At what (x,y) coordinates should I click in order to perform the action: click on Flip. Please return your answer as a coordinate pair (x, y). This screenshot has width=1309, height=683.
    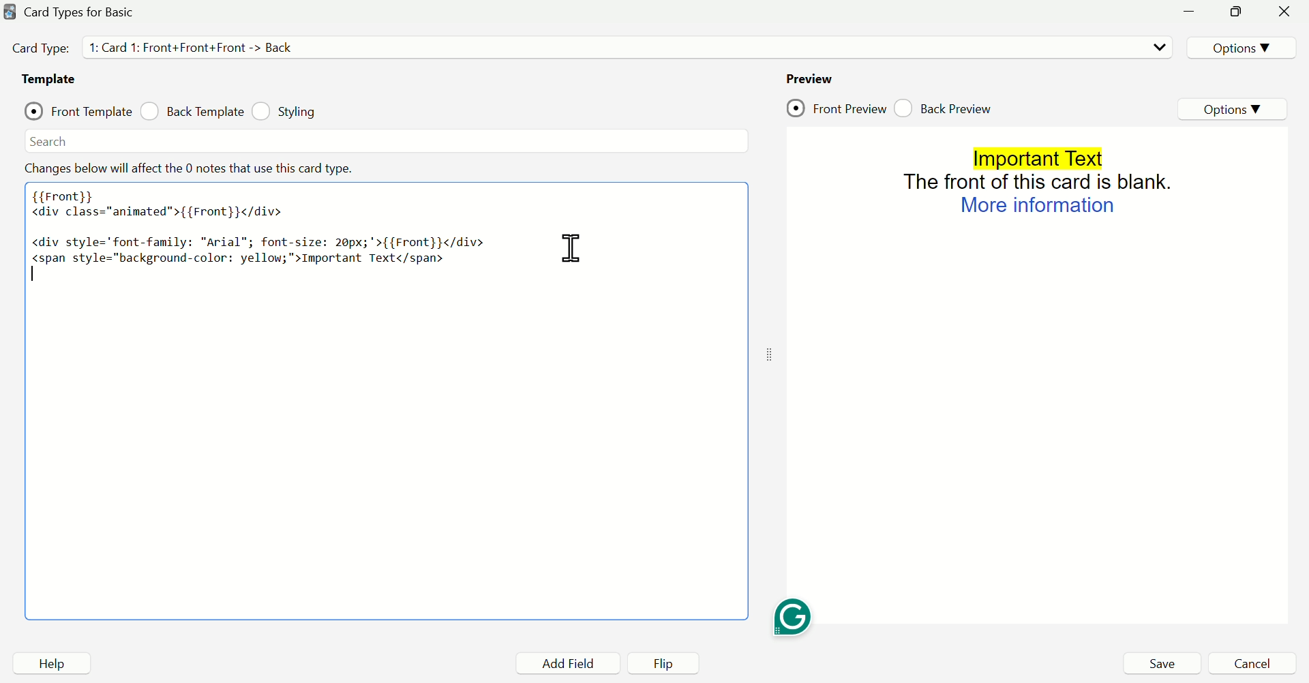
    Looking at the image, I should click on (657, 663).